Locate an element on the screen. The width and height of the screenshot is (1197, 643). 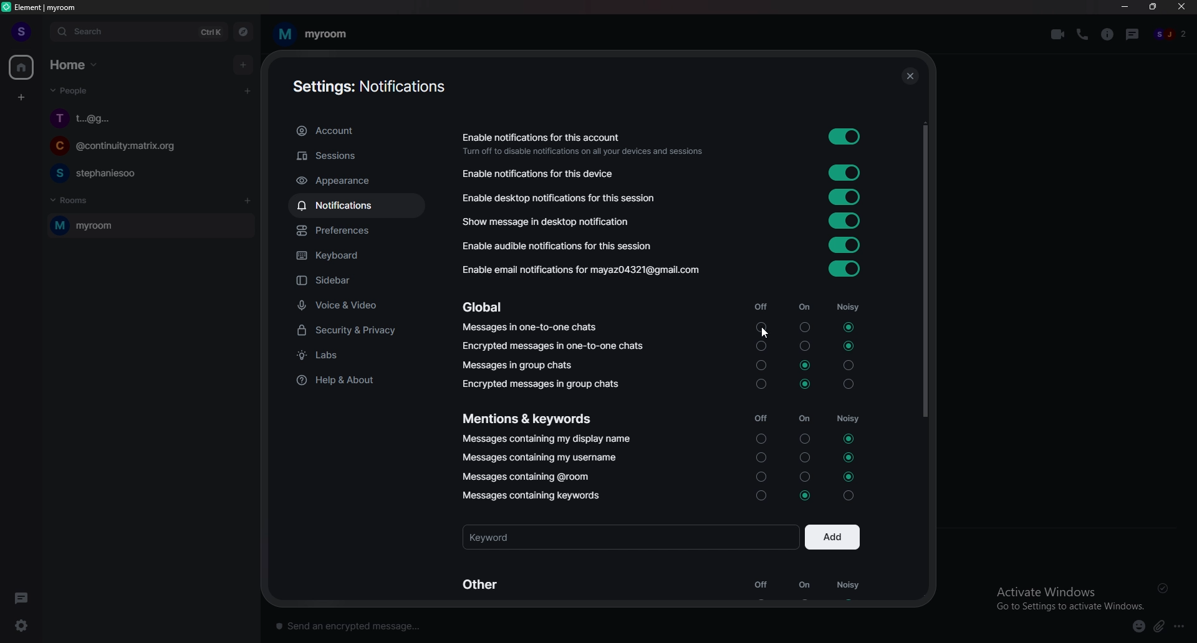
chat is located at coordinates (143, 147).